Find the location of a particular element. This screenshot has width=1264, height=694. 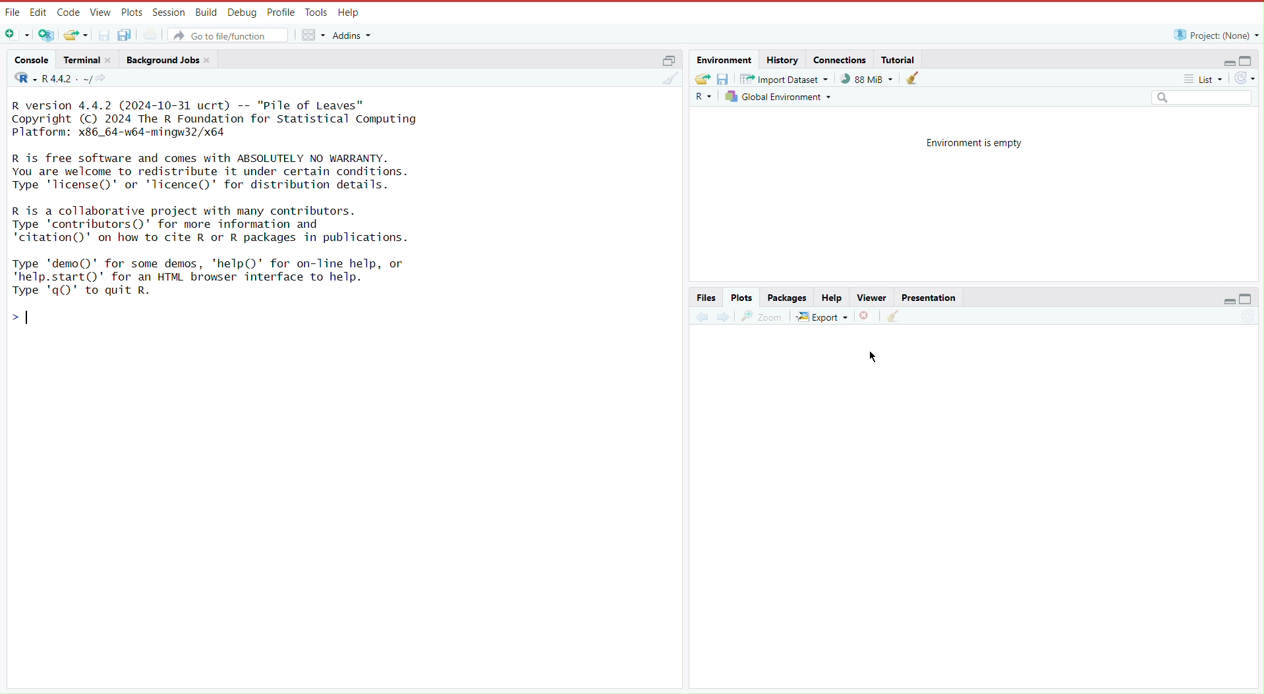

Help is located at coordinates (349, 13).